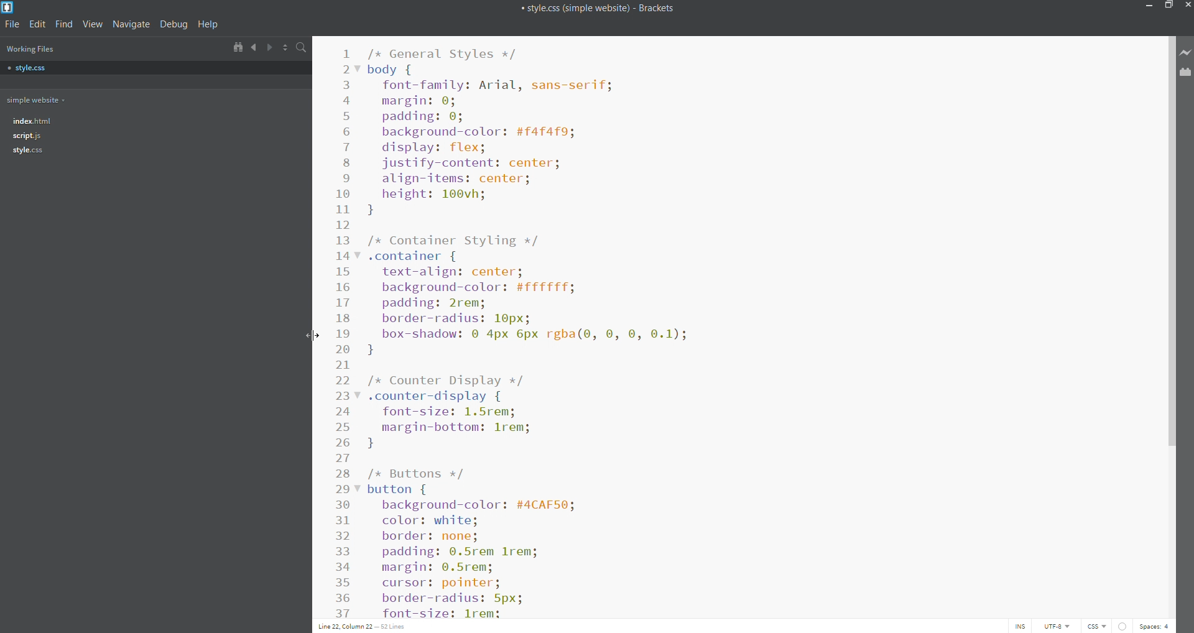 This screenshot has width=1194, height=633. Describe the element at coordinates (255, 46) in the screenshot. I see `navigate backwards` at that location.